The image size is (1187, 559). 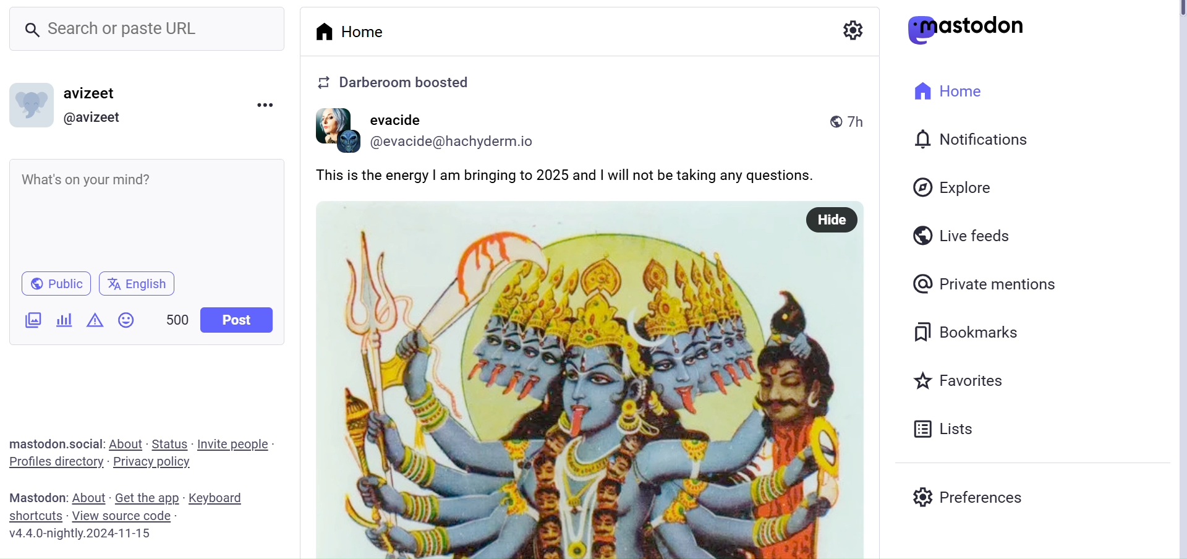 What do you see at coordinates (145, 210) in the screenshot?
I see `Whats on your mind` at bounding box center [145, 210].